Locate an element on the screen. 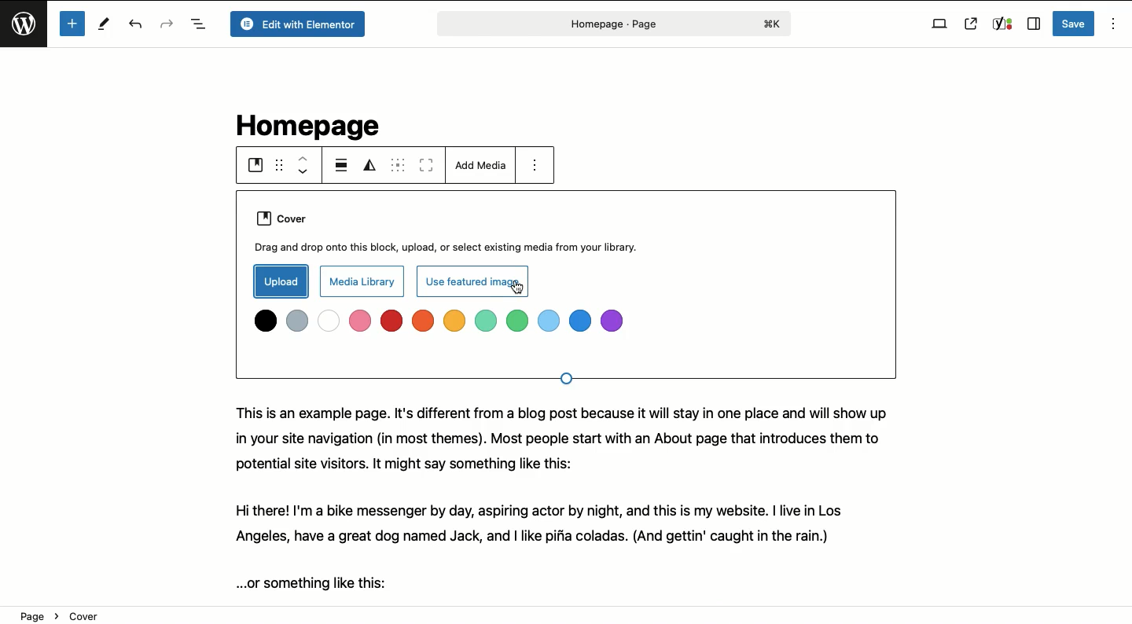 The width and height of the screenshot is (1132, 624). Toggle full height is located at coordinates (428, 165).